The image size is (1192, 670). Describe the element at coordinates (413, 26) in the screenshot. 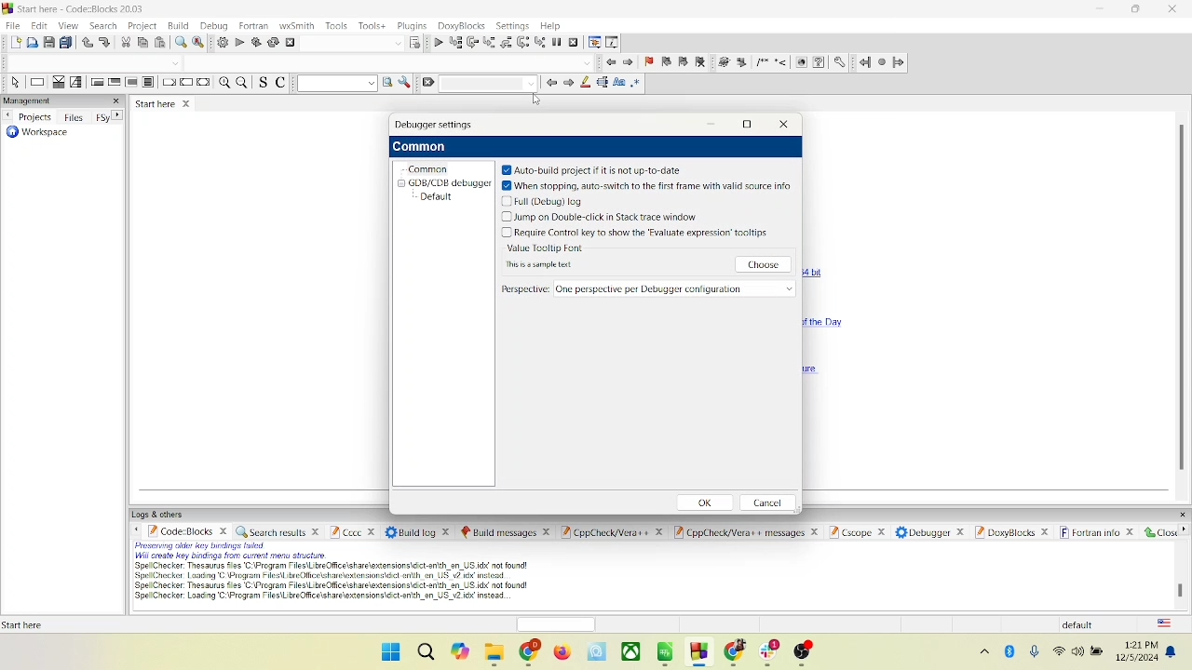

I see `plugins` at that location.